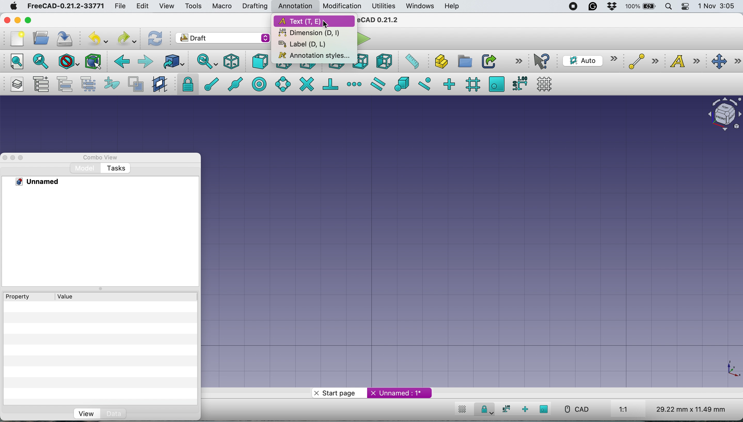  I want to click on model, so click(82, 169).